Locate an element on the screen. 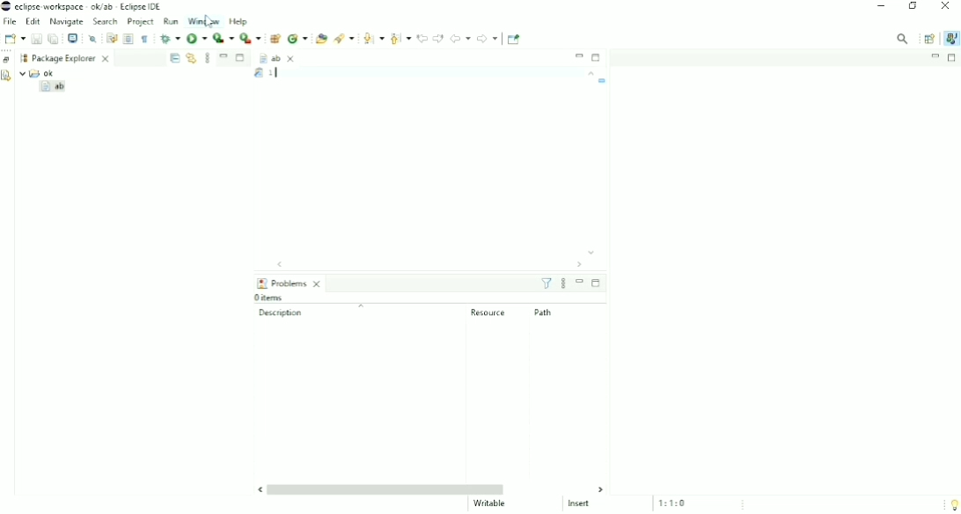 The image size is (961, 514). Package Explorer is located at coordinates (72, 57).